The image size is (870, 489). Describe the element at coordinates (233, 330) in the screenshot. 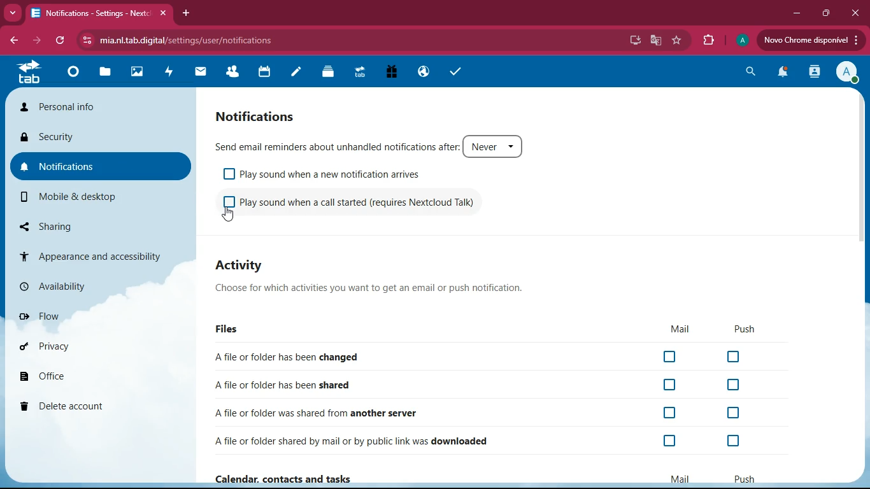

I see `files` at that location.